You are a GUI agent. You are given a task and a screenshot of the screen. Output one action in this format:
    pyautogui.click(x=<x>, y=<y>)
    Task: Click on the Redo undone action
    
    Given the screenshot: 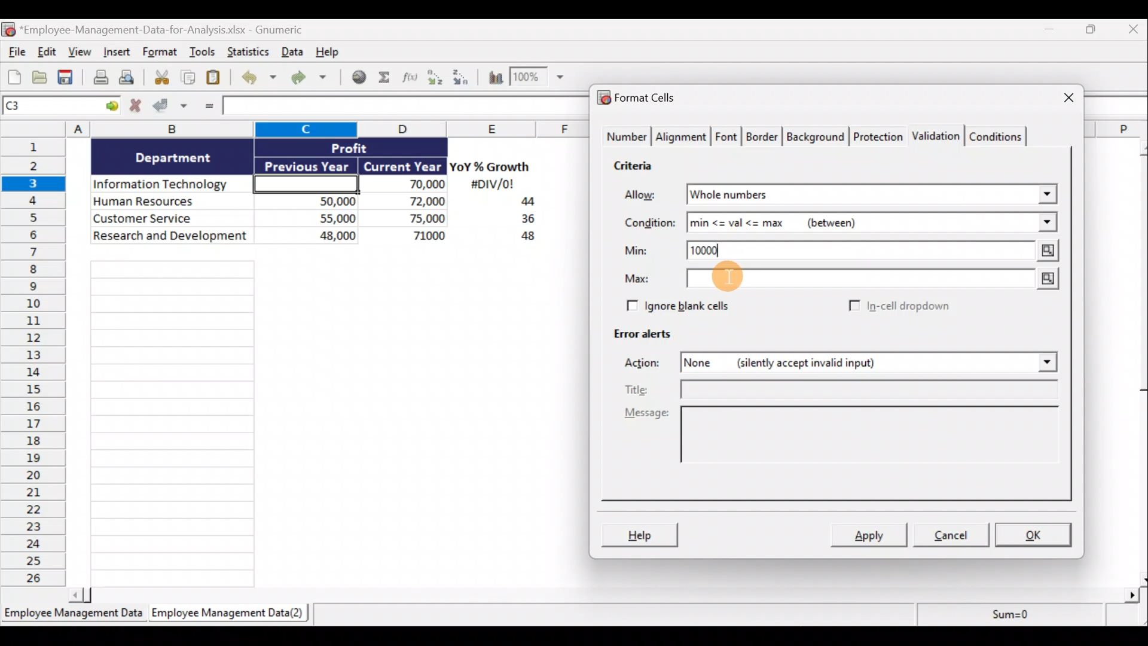 What is the action you would take?
    pyautogui.click(x=314, y=78)
    